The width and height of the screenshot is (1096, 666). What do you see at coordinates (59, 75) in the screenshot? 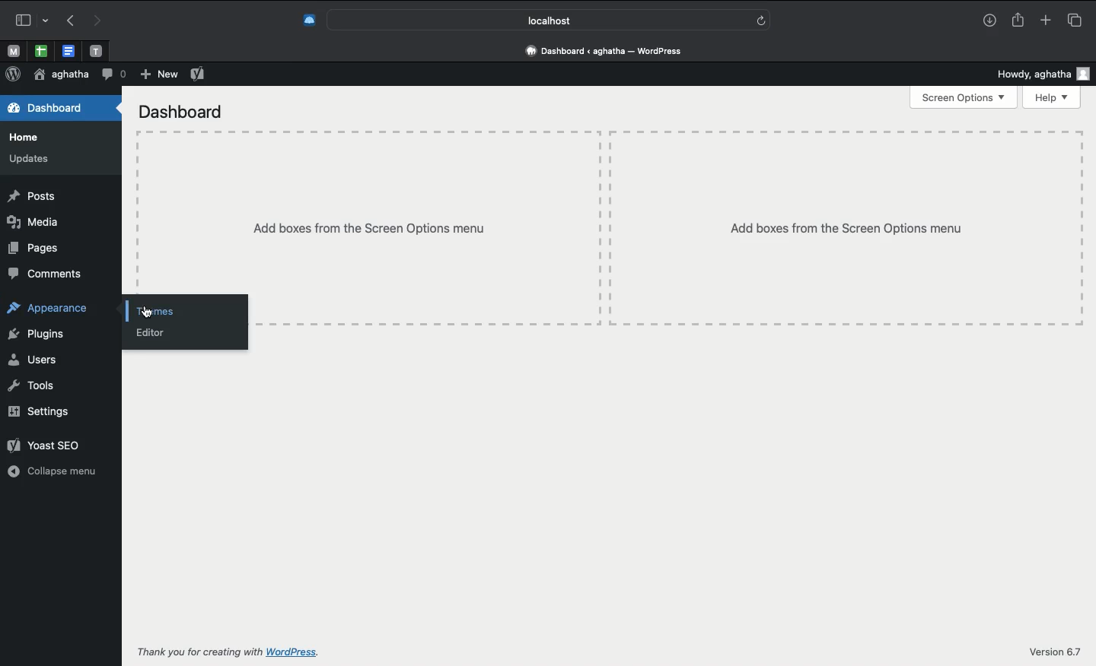
I see `User` at bounding box center [59, 75].